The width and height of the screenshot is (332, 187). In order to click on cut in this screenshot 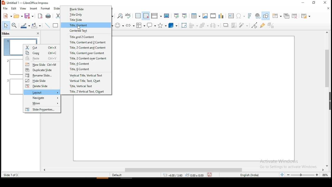, I will do `click(42, 47)`.